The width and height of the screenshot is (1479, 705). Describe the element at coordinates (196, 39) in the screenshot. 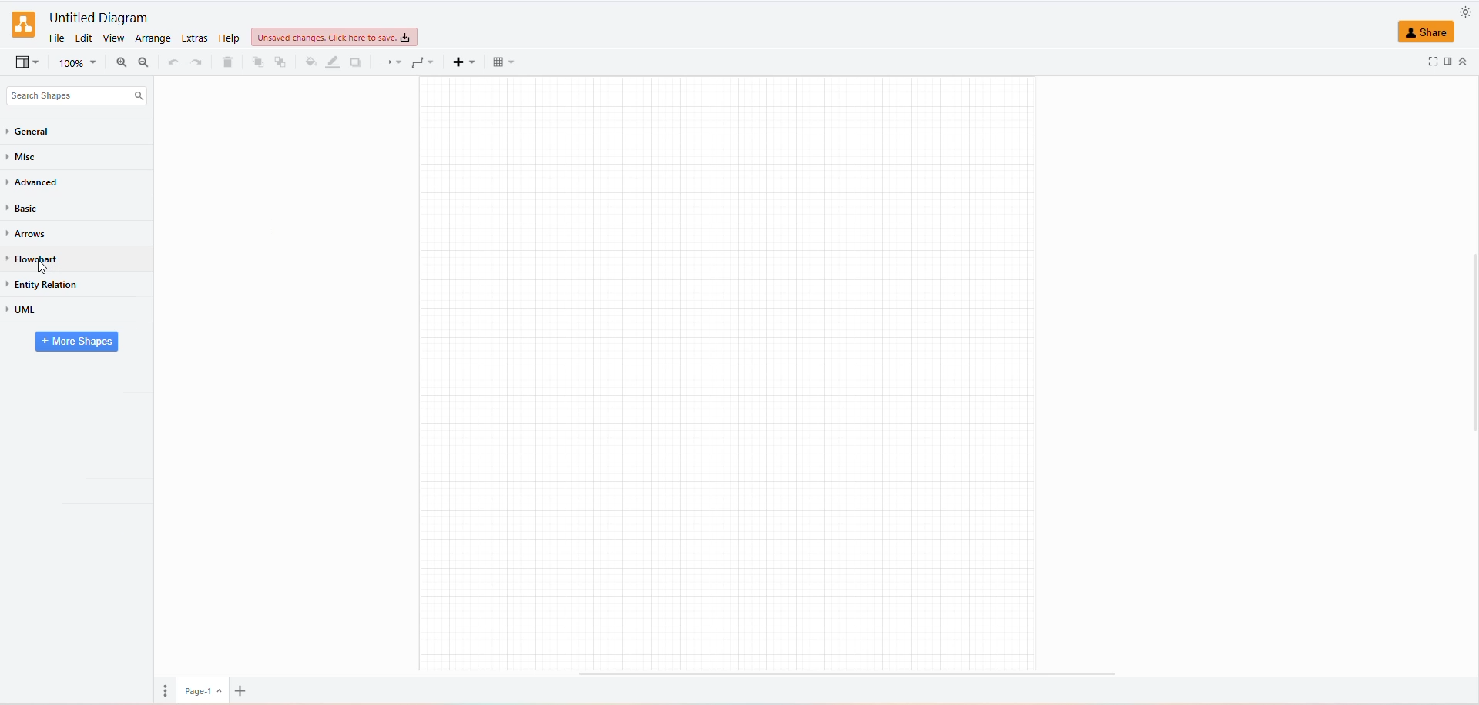

I see `EDIT` at that location.